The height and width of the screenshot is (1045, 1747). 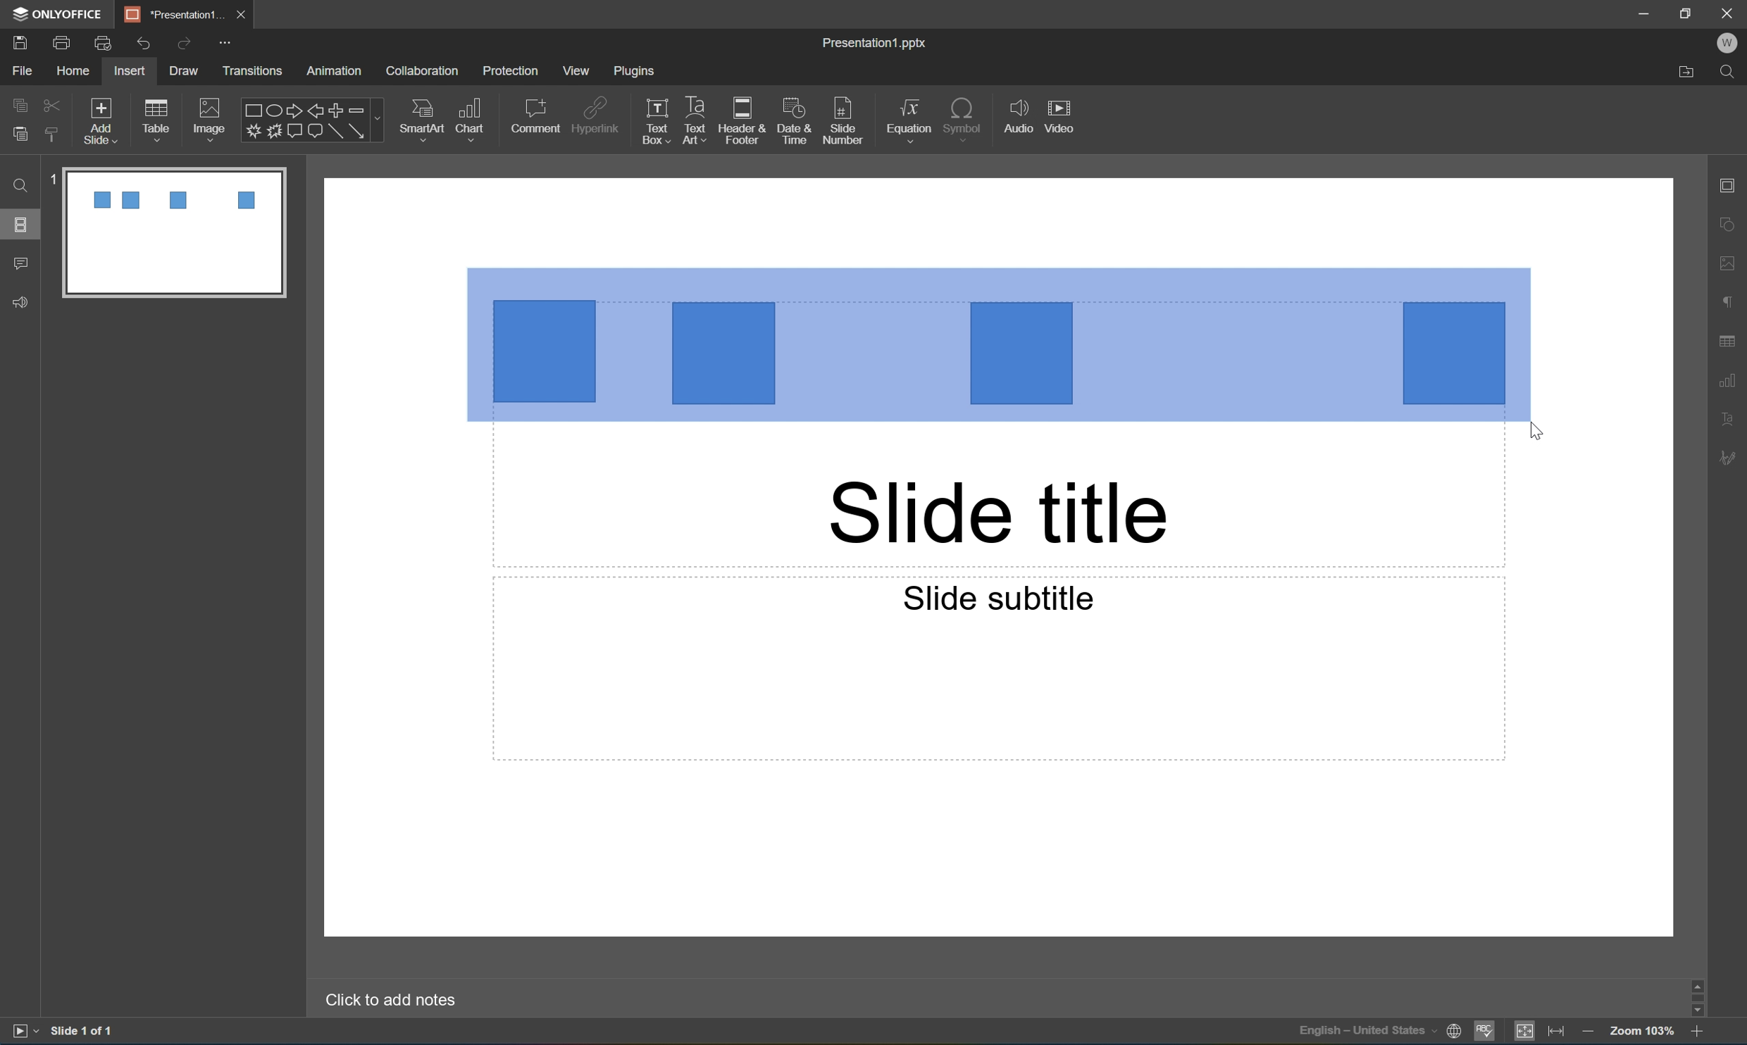 What do you see at coordinates (225, 42) in the screenshot?
I see `customize quick access toolbar` at bounding box center [225, 42].